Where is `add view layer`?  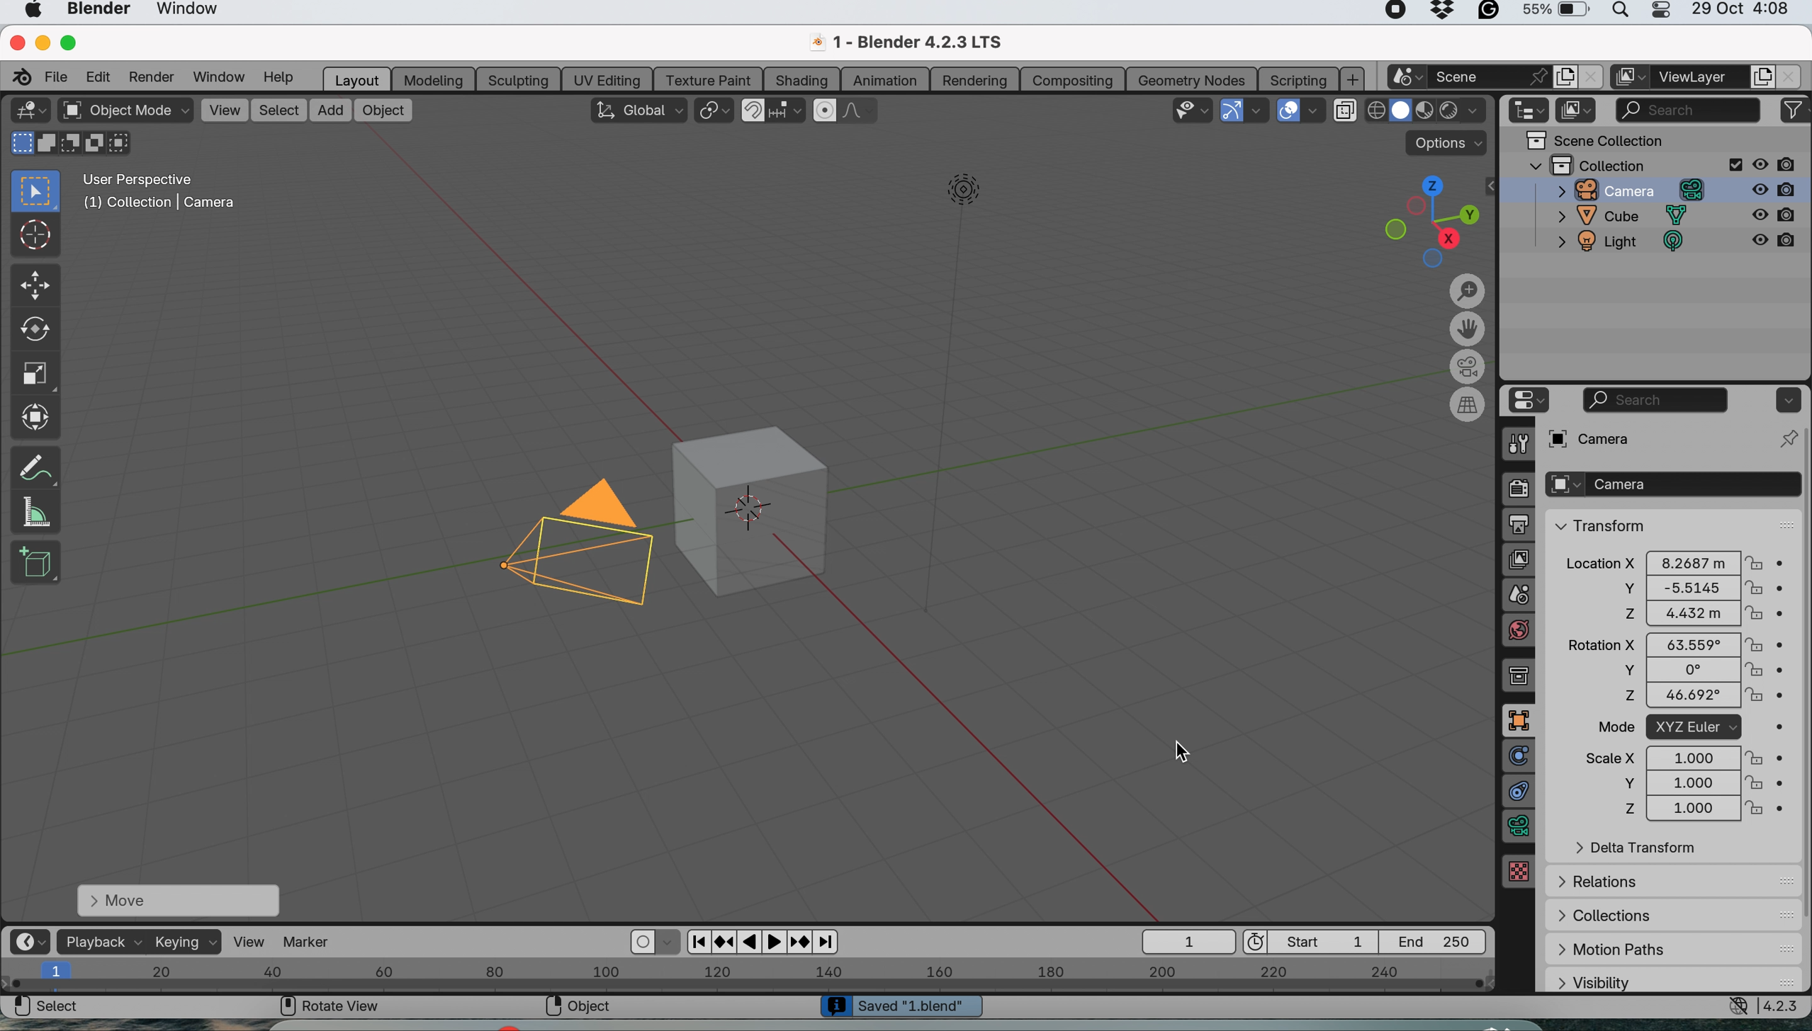
add view layer is located at coordinates (1760, 79).